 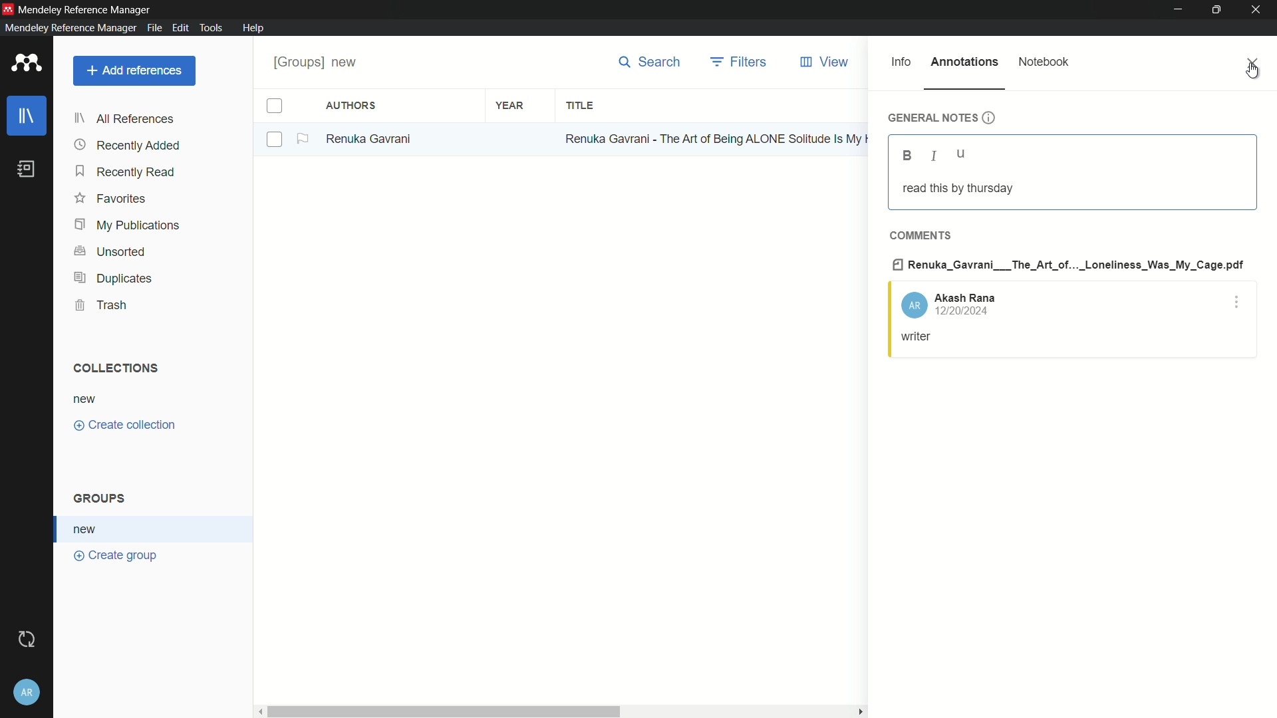 What do you see at coordinates (27, 169) in the screenshot?
I see `book` at bounding box center [27, 169].